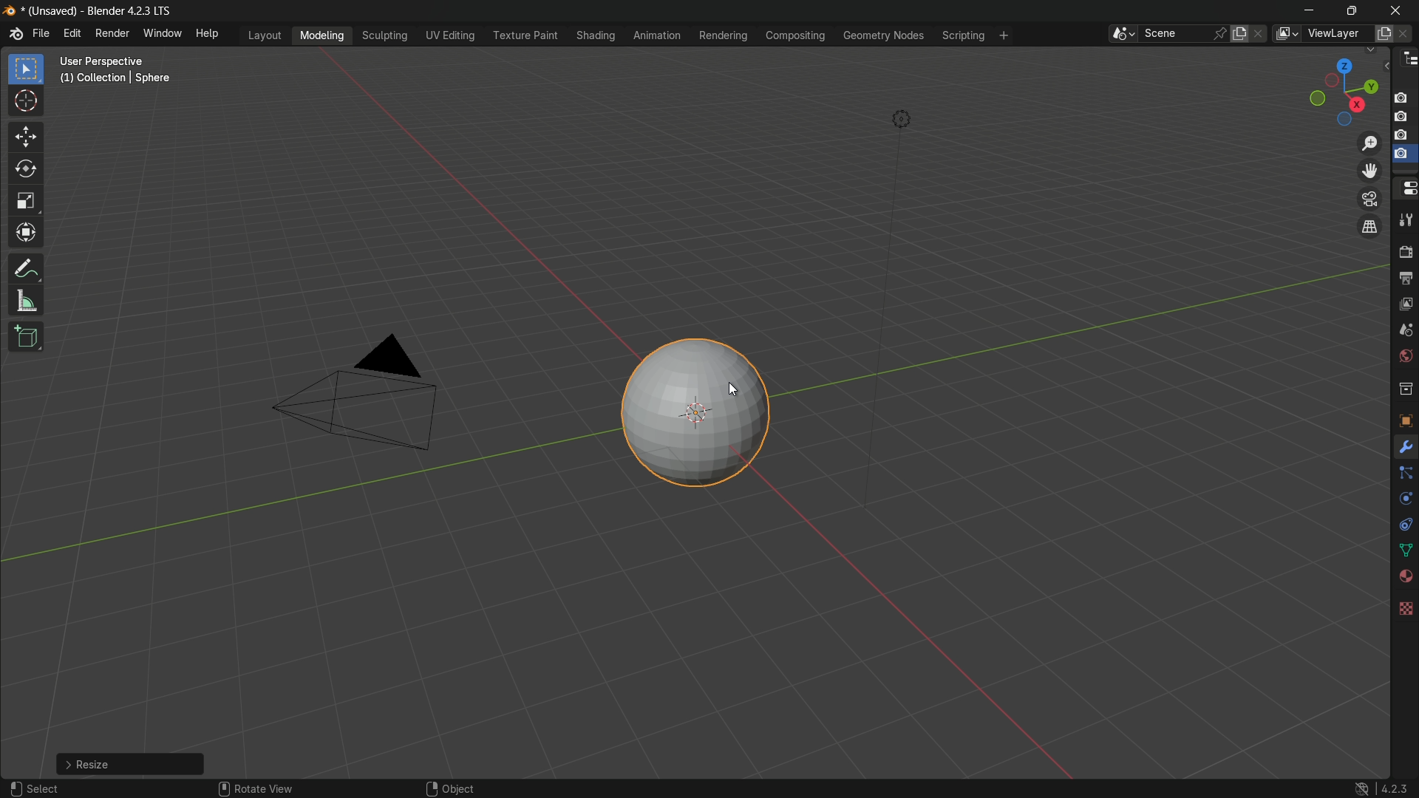 This screenshot has width=1419, height=798. I want to click on add cube, so click(26, 335).